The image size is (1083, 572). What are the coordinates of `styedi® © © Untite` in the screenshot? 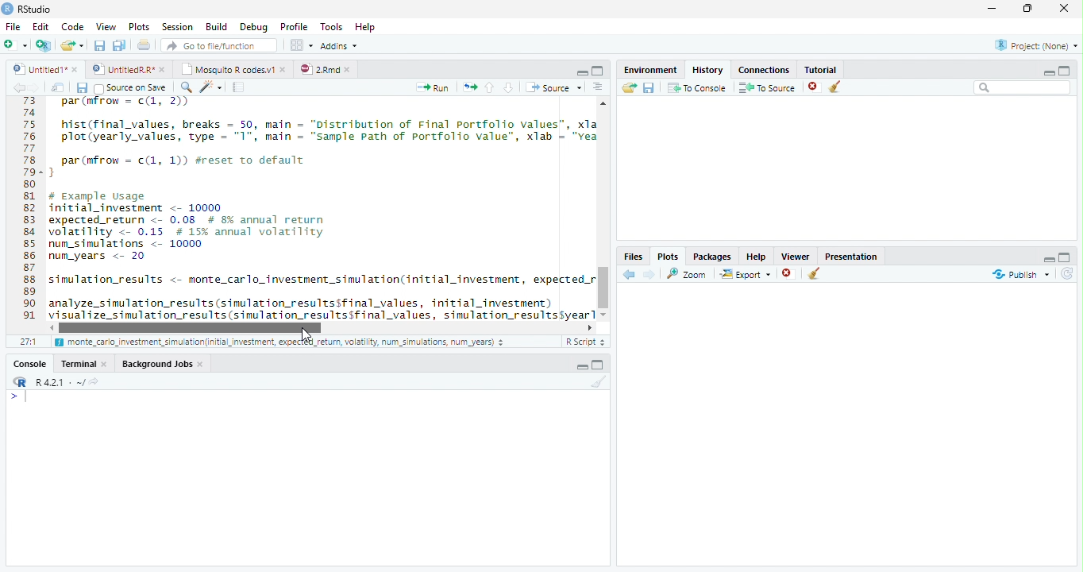 It's located at (129, 69).